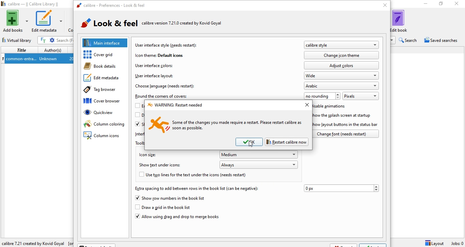  Describe the element at coordinates (259, 164) in the screenshot. I see `always` at that location.